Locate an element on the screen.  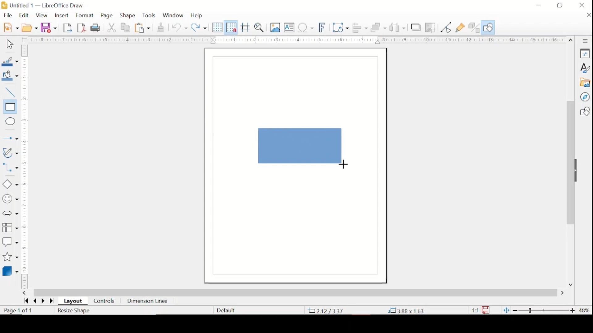
gallery is located at coordinates (585, 83).